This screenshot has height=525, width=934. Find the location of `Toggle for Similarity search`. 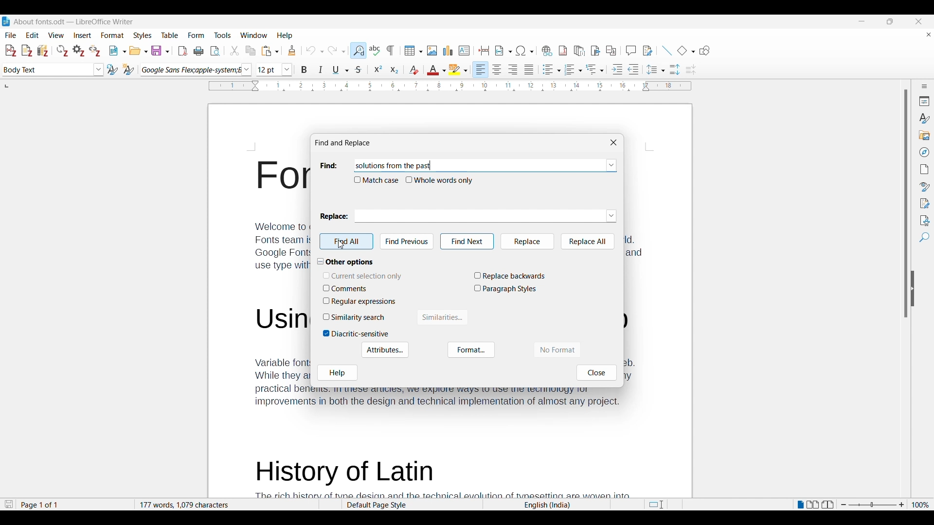

Toggle for Similarity search is located at coordinates (355, 317).